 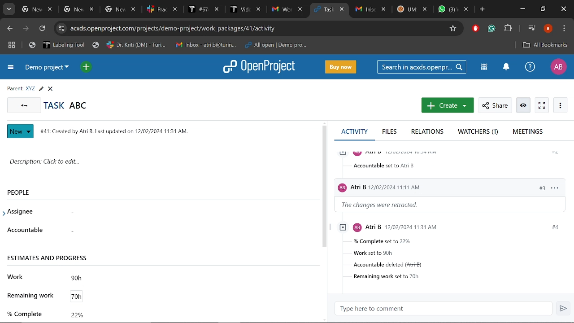 What do you see at coordinates (9, 28) in the screenshot?
I see `Previous page` at bounding box center [9, 28].